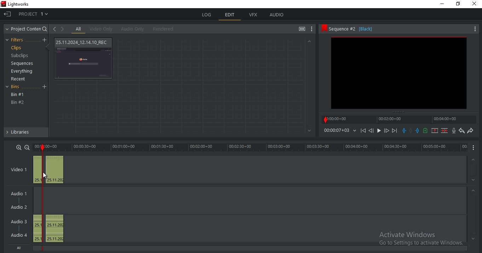  I want to click on audio only, so click(131, 29).